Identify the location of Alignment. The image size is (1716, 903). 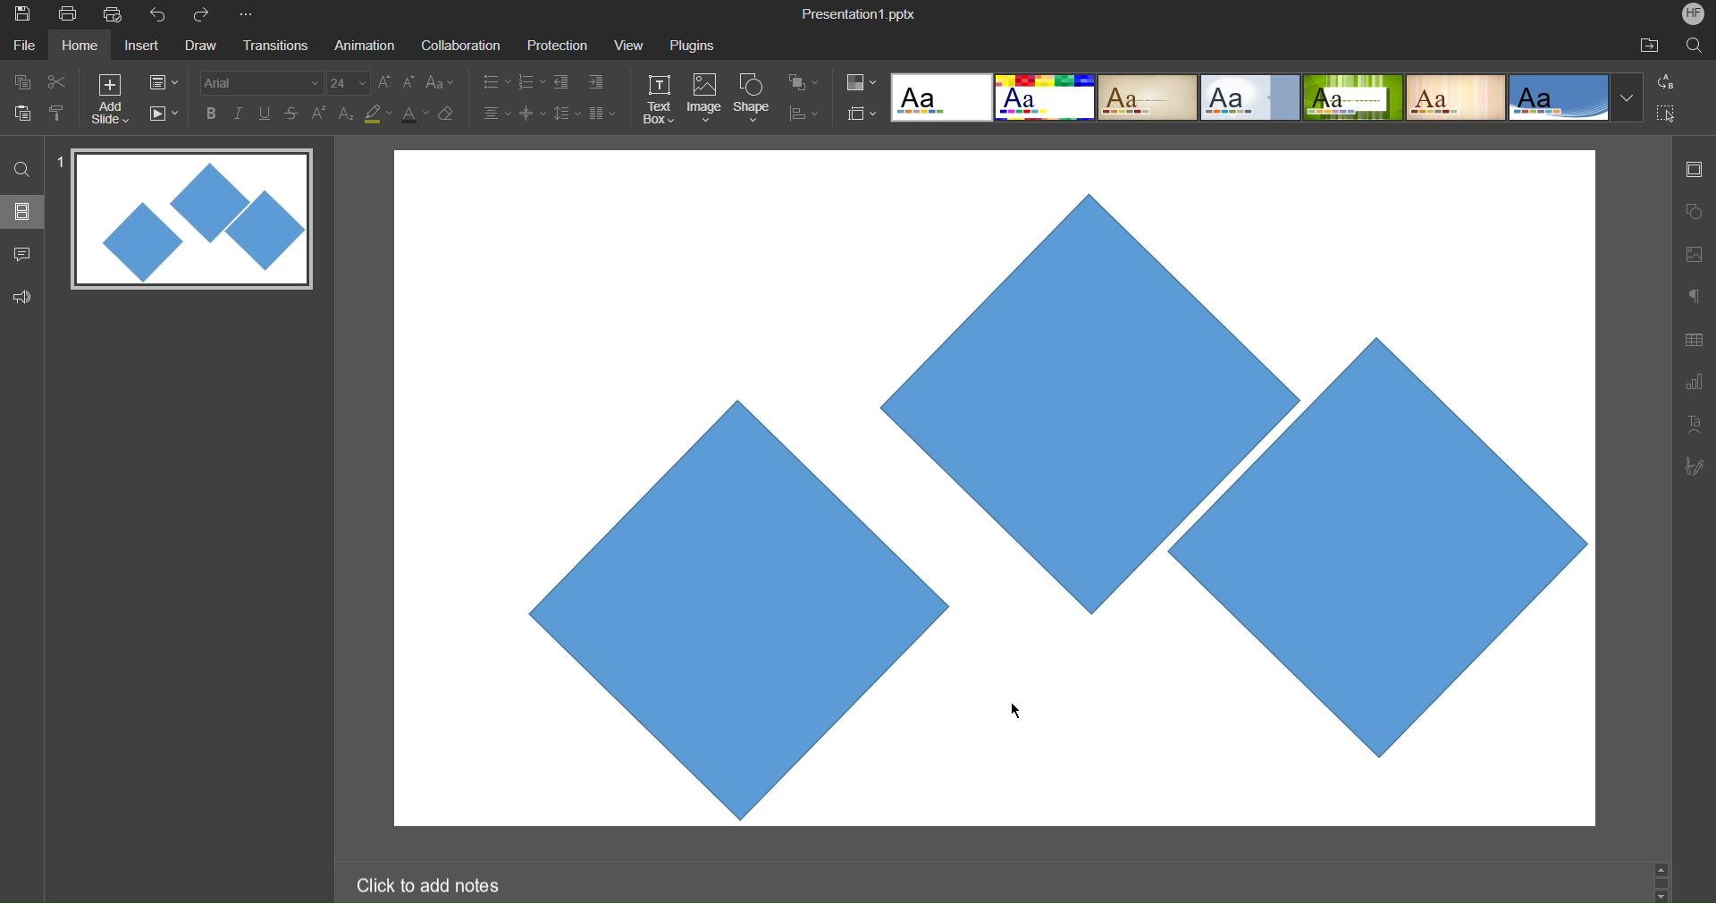
(495, 113).